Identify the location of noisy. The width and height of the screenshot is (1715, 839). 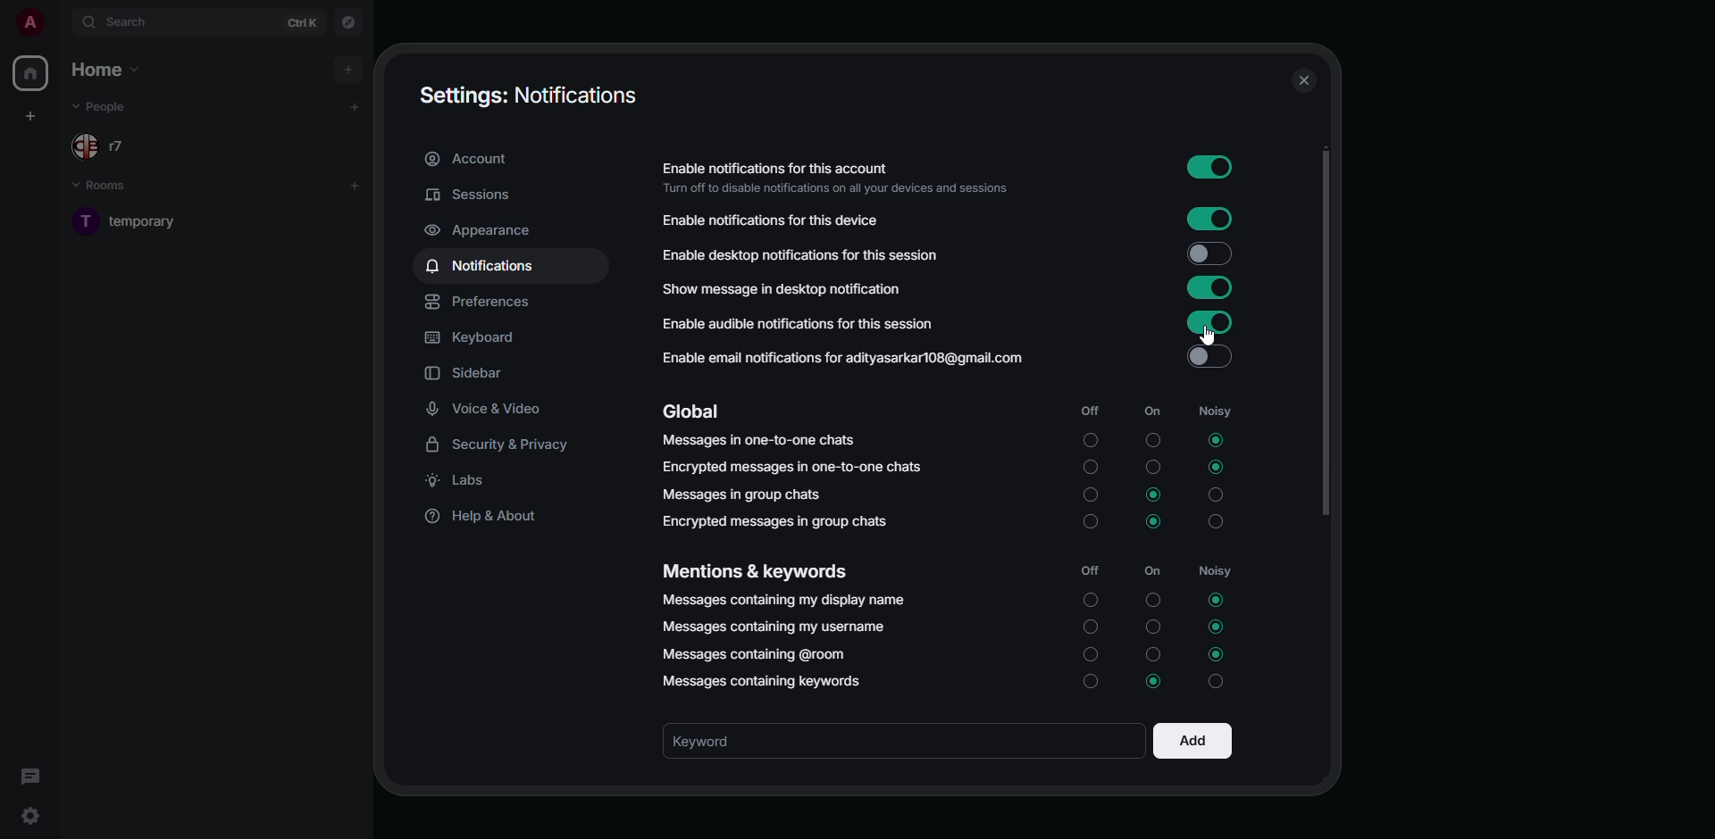
(1220, 523).